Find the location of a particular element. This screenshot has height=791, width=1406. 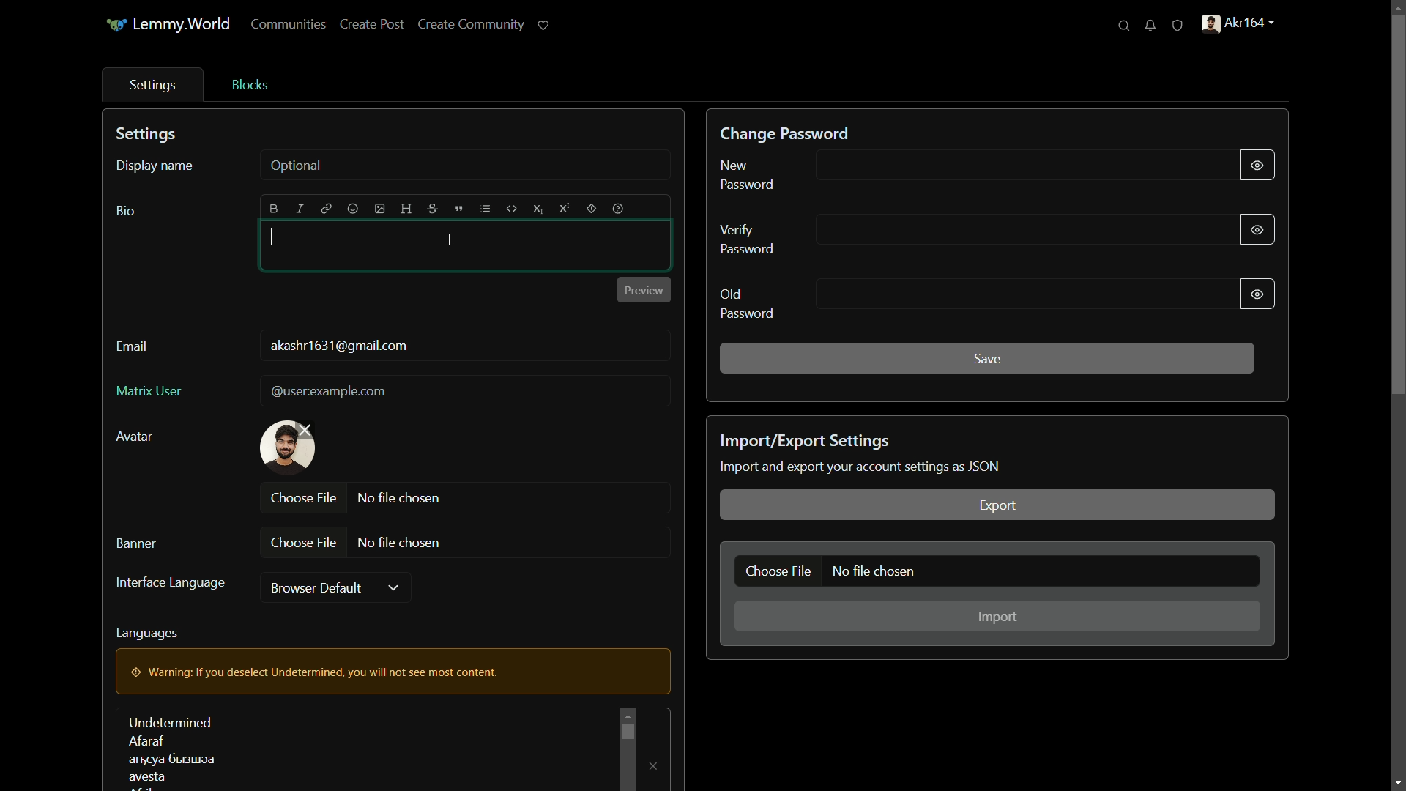

matrix user is located at coordinates (150, 392).